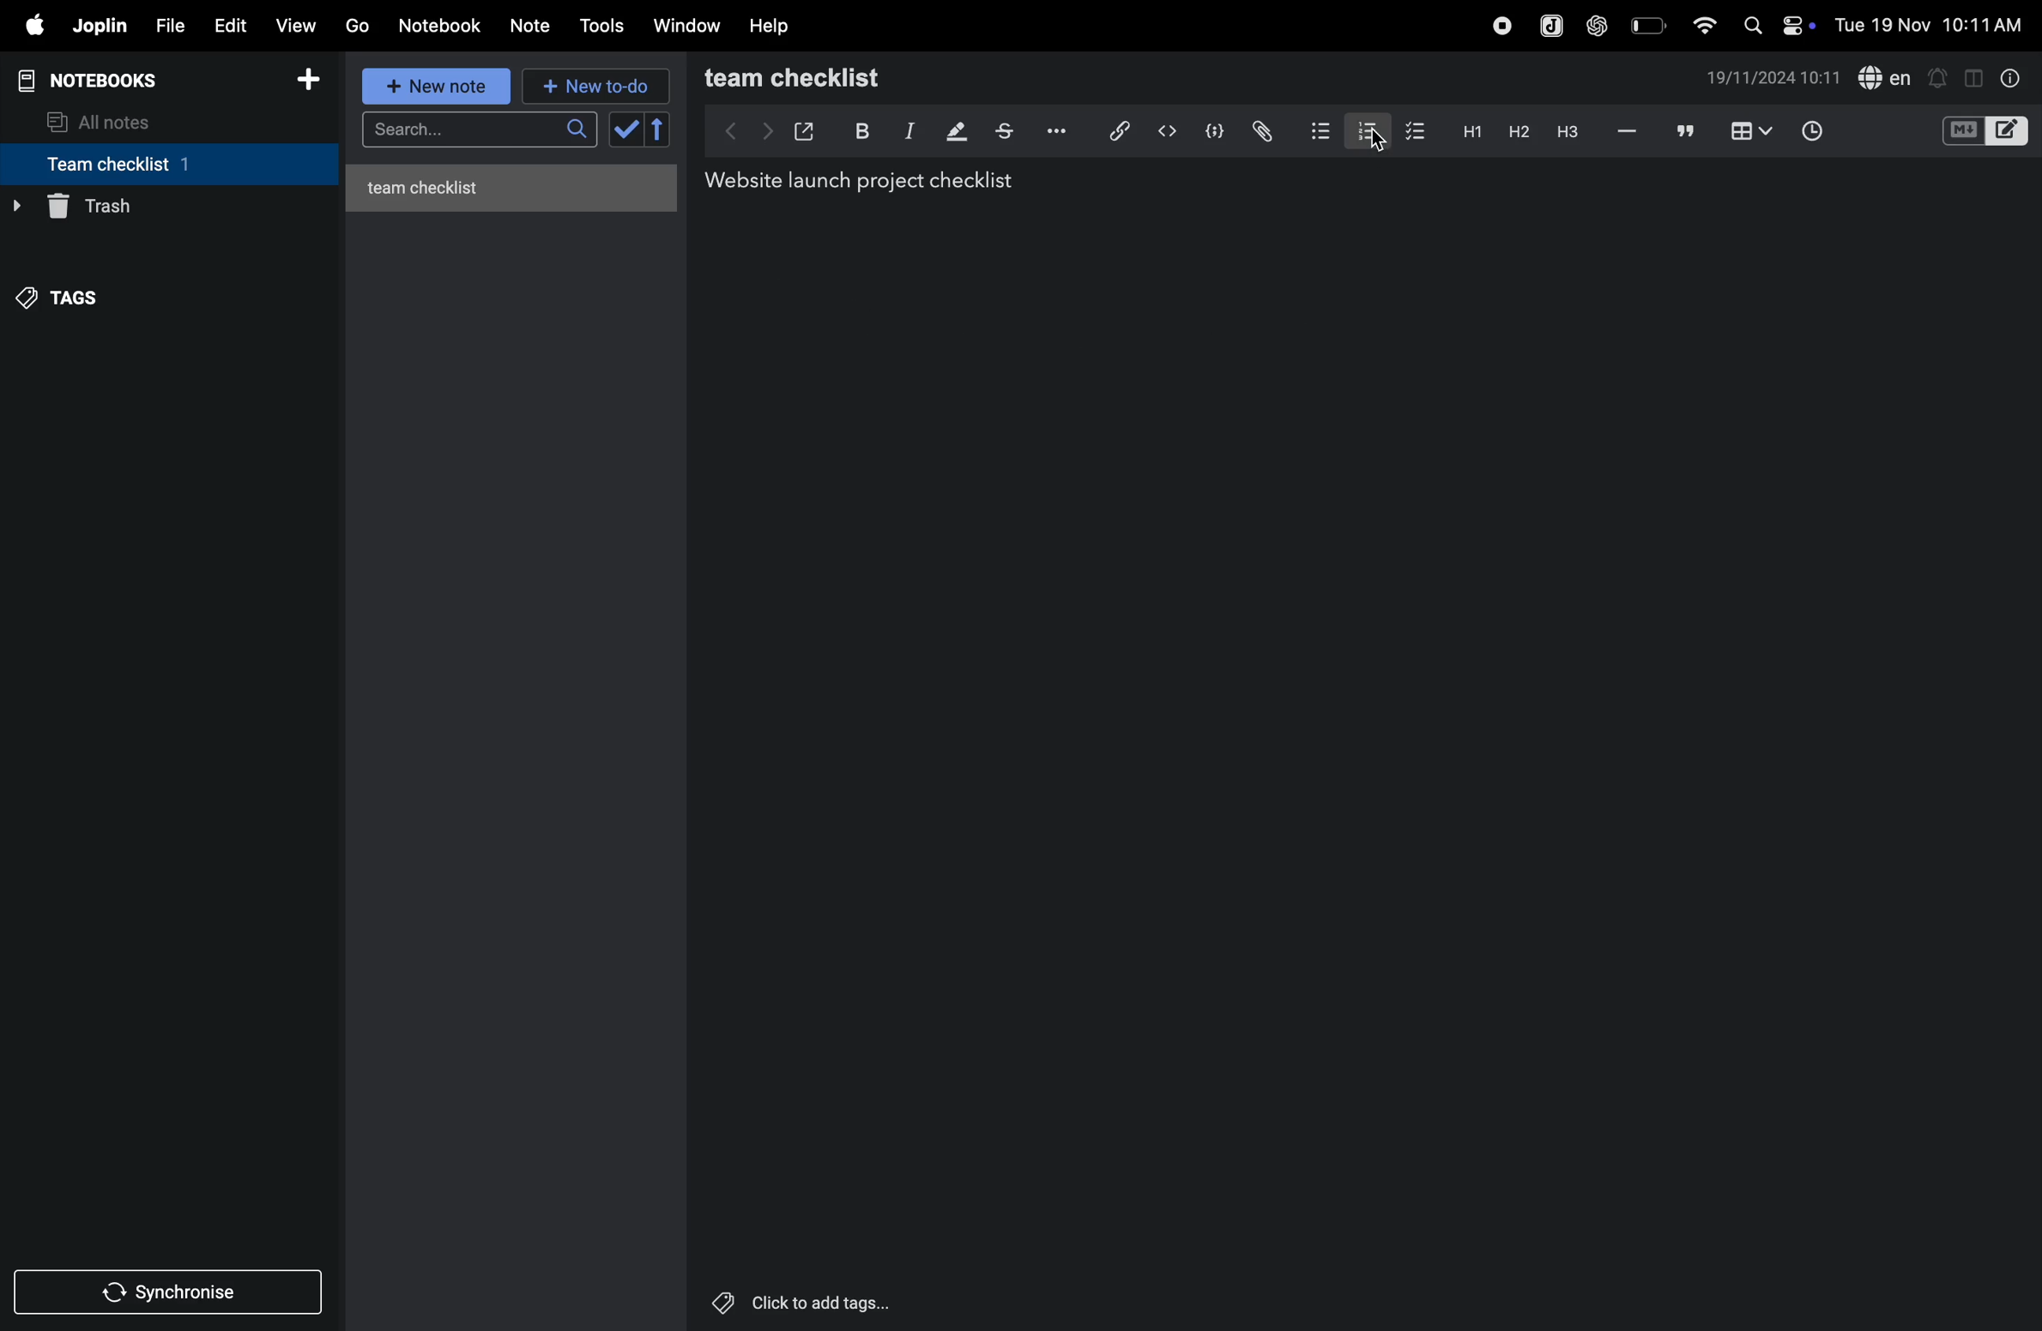 This screenshot has width=2042, height=1331. I want to click on date and time, so click(1774, 80).